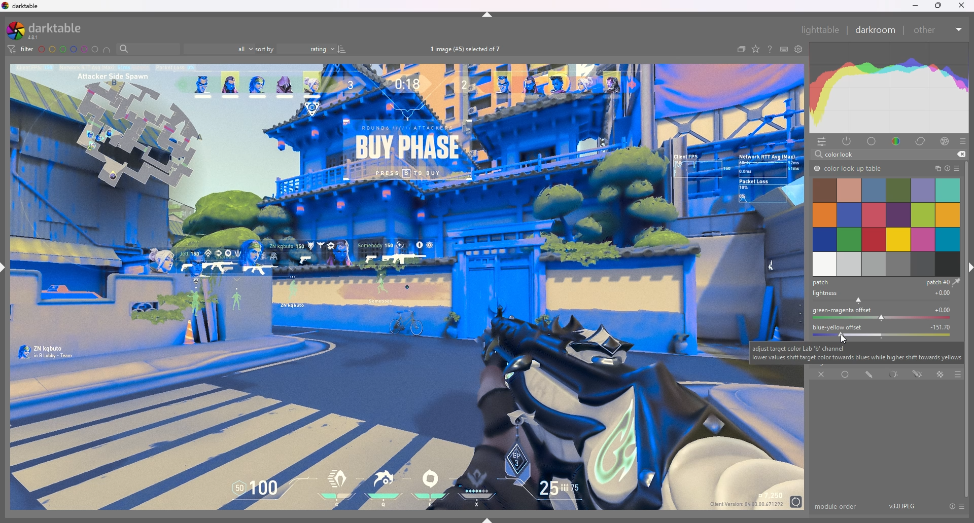 This screenshot has width=974, height=523. What do you see at coordinates (946, 140) in the screenshot?
I see `effect` at bounding box center [946, 140].